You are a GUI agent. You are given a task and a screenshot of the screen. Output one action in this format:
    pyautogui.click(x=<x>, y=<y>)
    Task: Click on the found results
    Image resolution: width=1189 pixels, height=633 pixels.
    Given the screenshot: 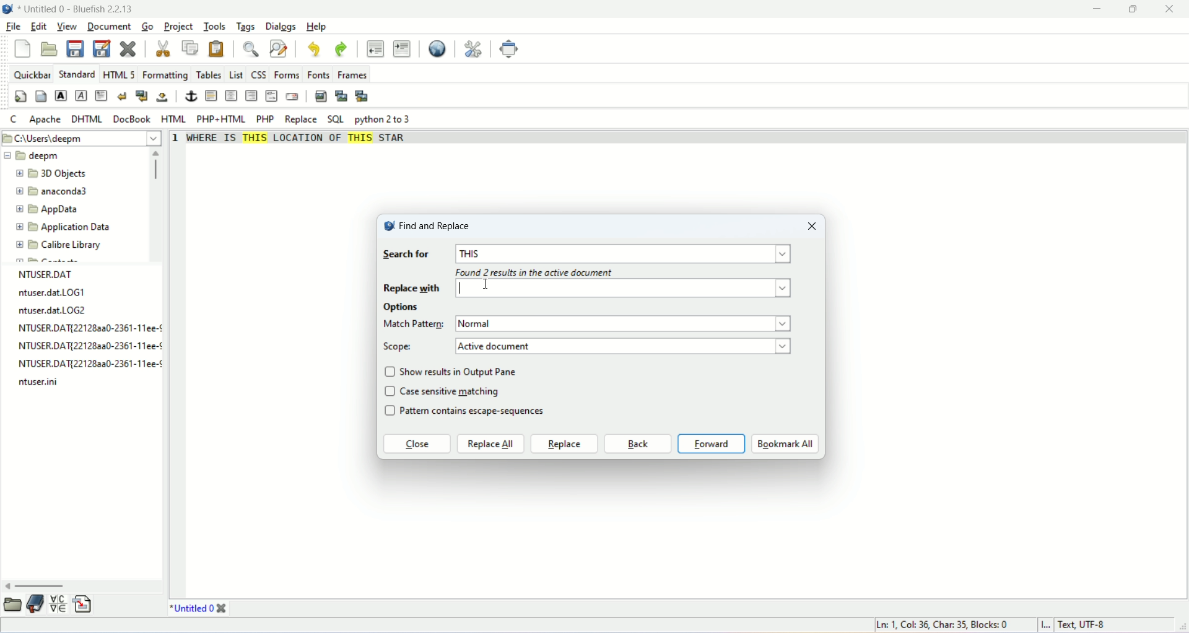 What is the action you would take?
    pyautogui.click(x=534, y=274)
    